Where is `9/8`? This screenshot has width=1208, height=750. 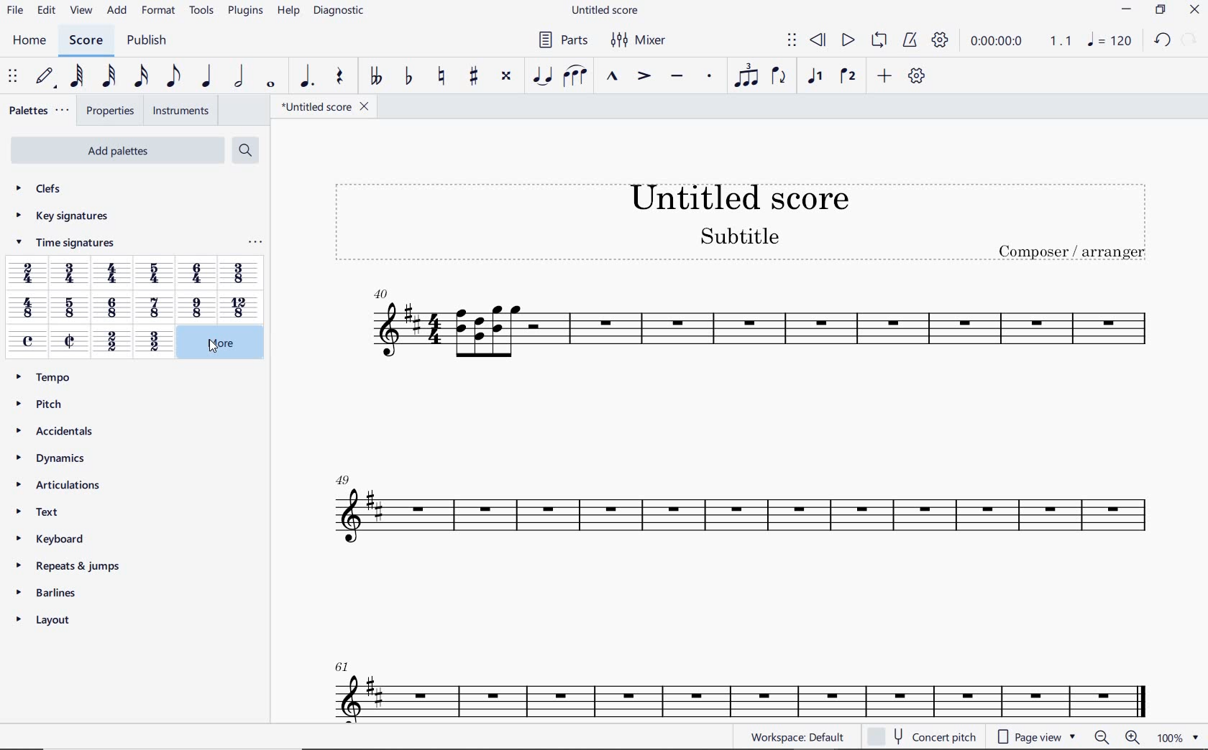 9/8 is located at coordinates (196, 307).